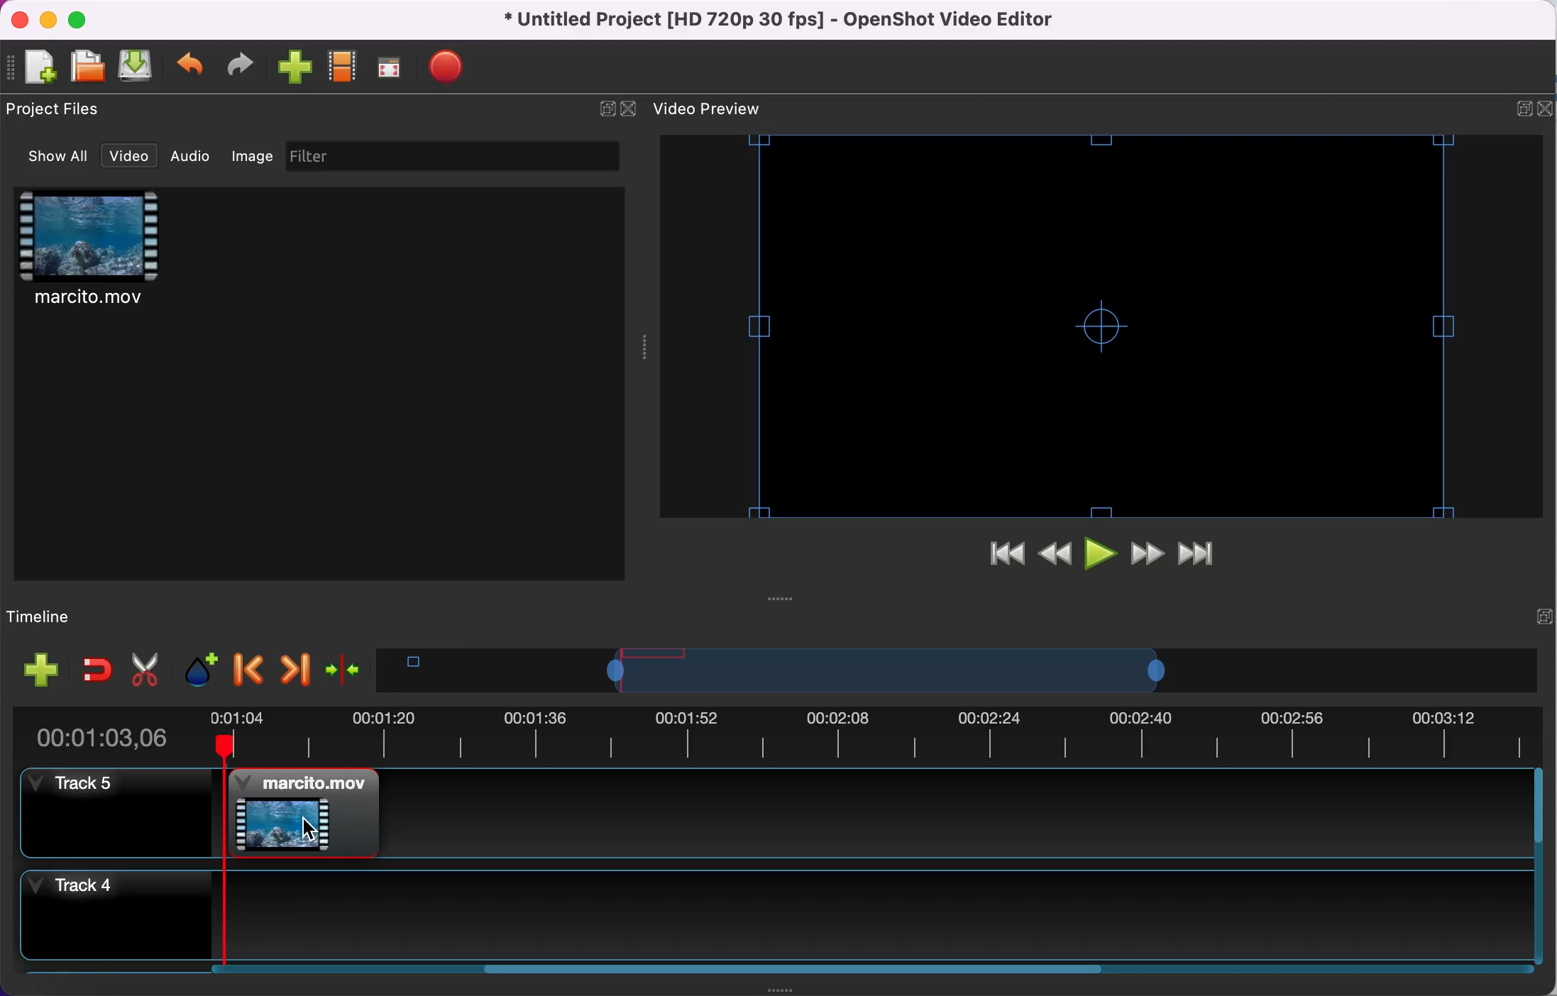 The image size is (1557, 996). I want to click on expand/hide, so click(1544, 615).